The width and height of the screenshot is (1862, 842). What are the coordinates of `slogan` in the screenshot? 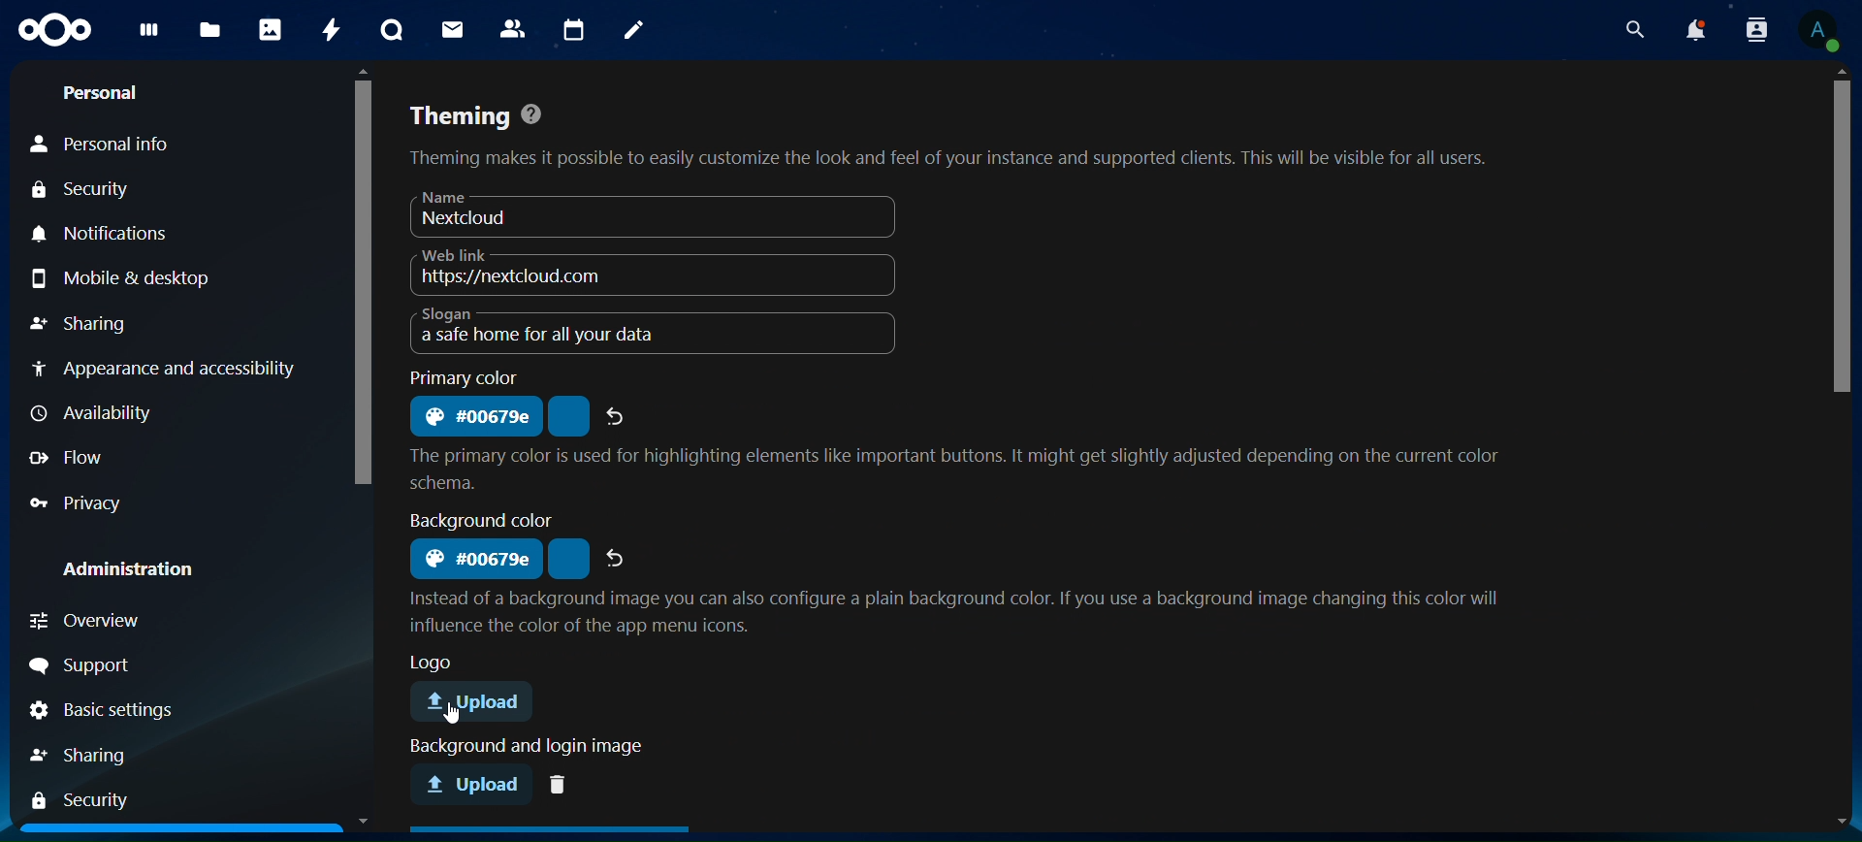 It's located at (600, 332).